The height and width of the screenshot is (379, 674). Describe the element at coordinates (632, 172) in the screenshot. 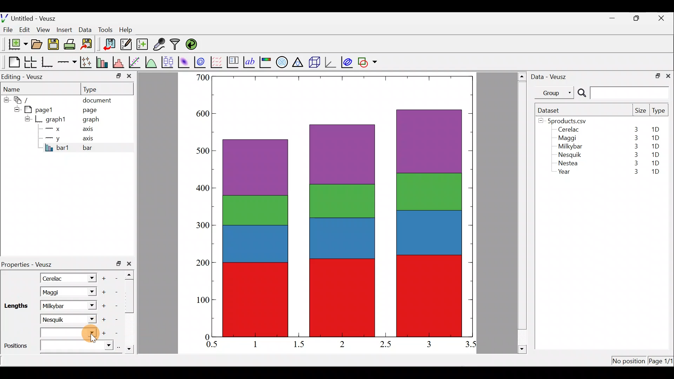

I see `3` at that location.